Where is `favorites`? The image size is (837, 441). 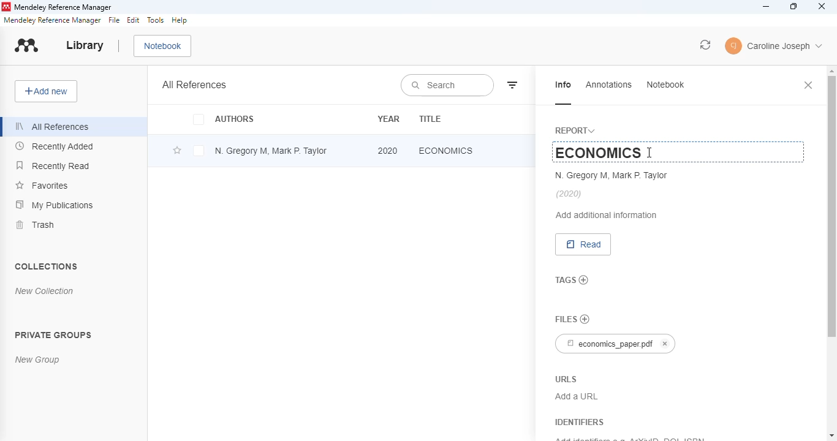 favorites is located at coordinates (42, 185).